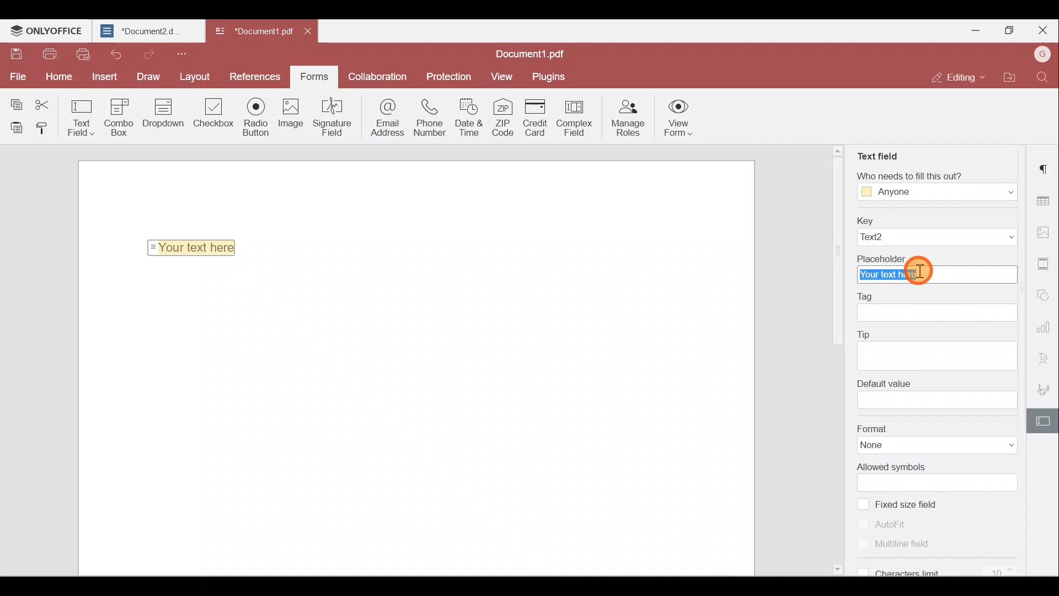 This screenshot has width=1059, height=596. I want to click on Chart settings, so click(1045, 326).